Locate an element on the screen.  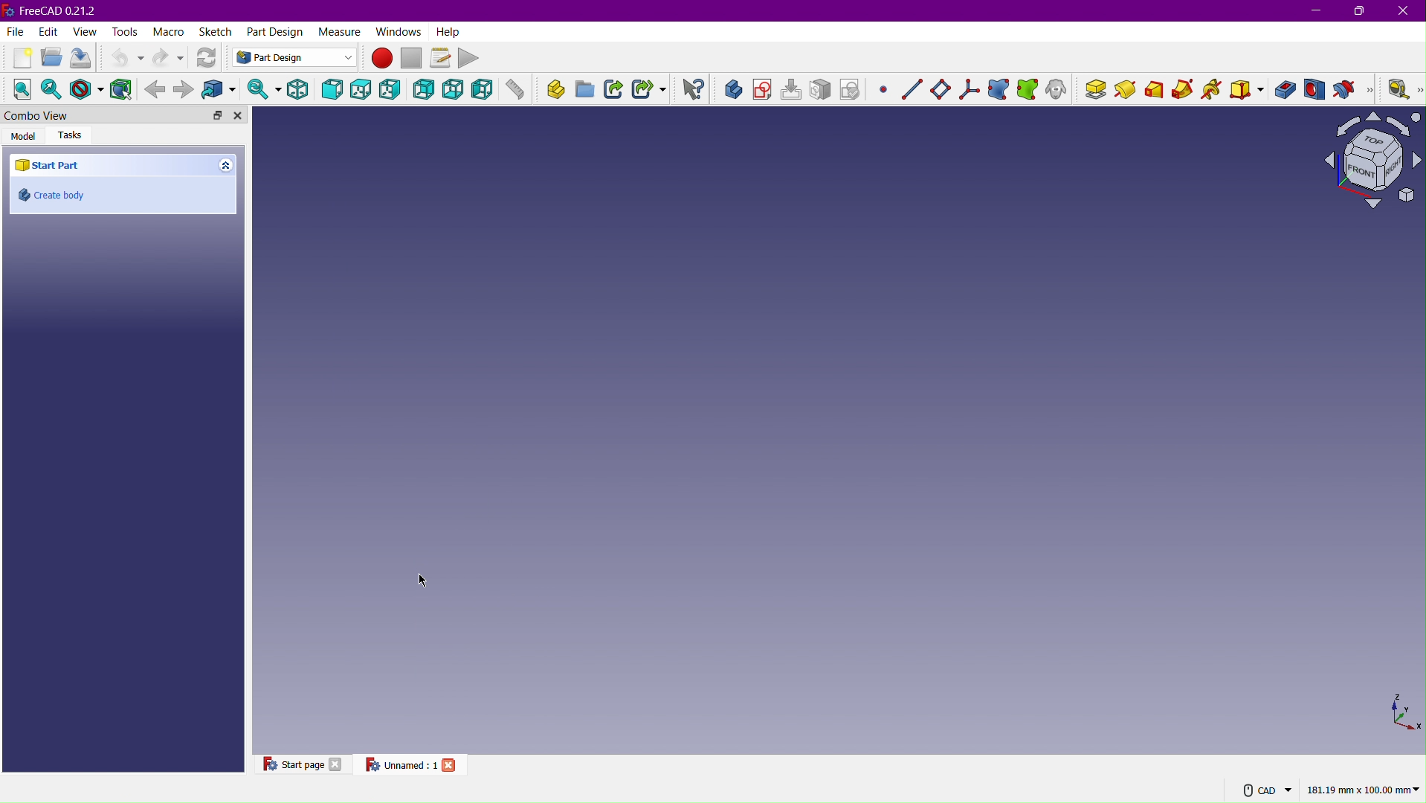
Datum line is located at coordinates (909, 88).